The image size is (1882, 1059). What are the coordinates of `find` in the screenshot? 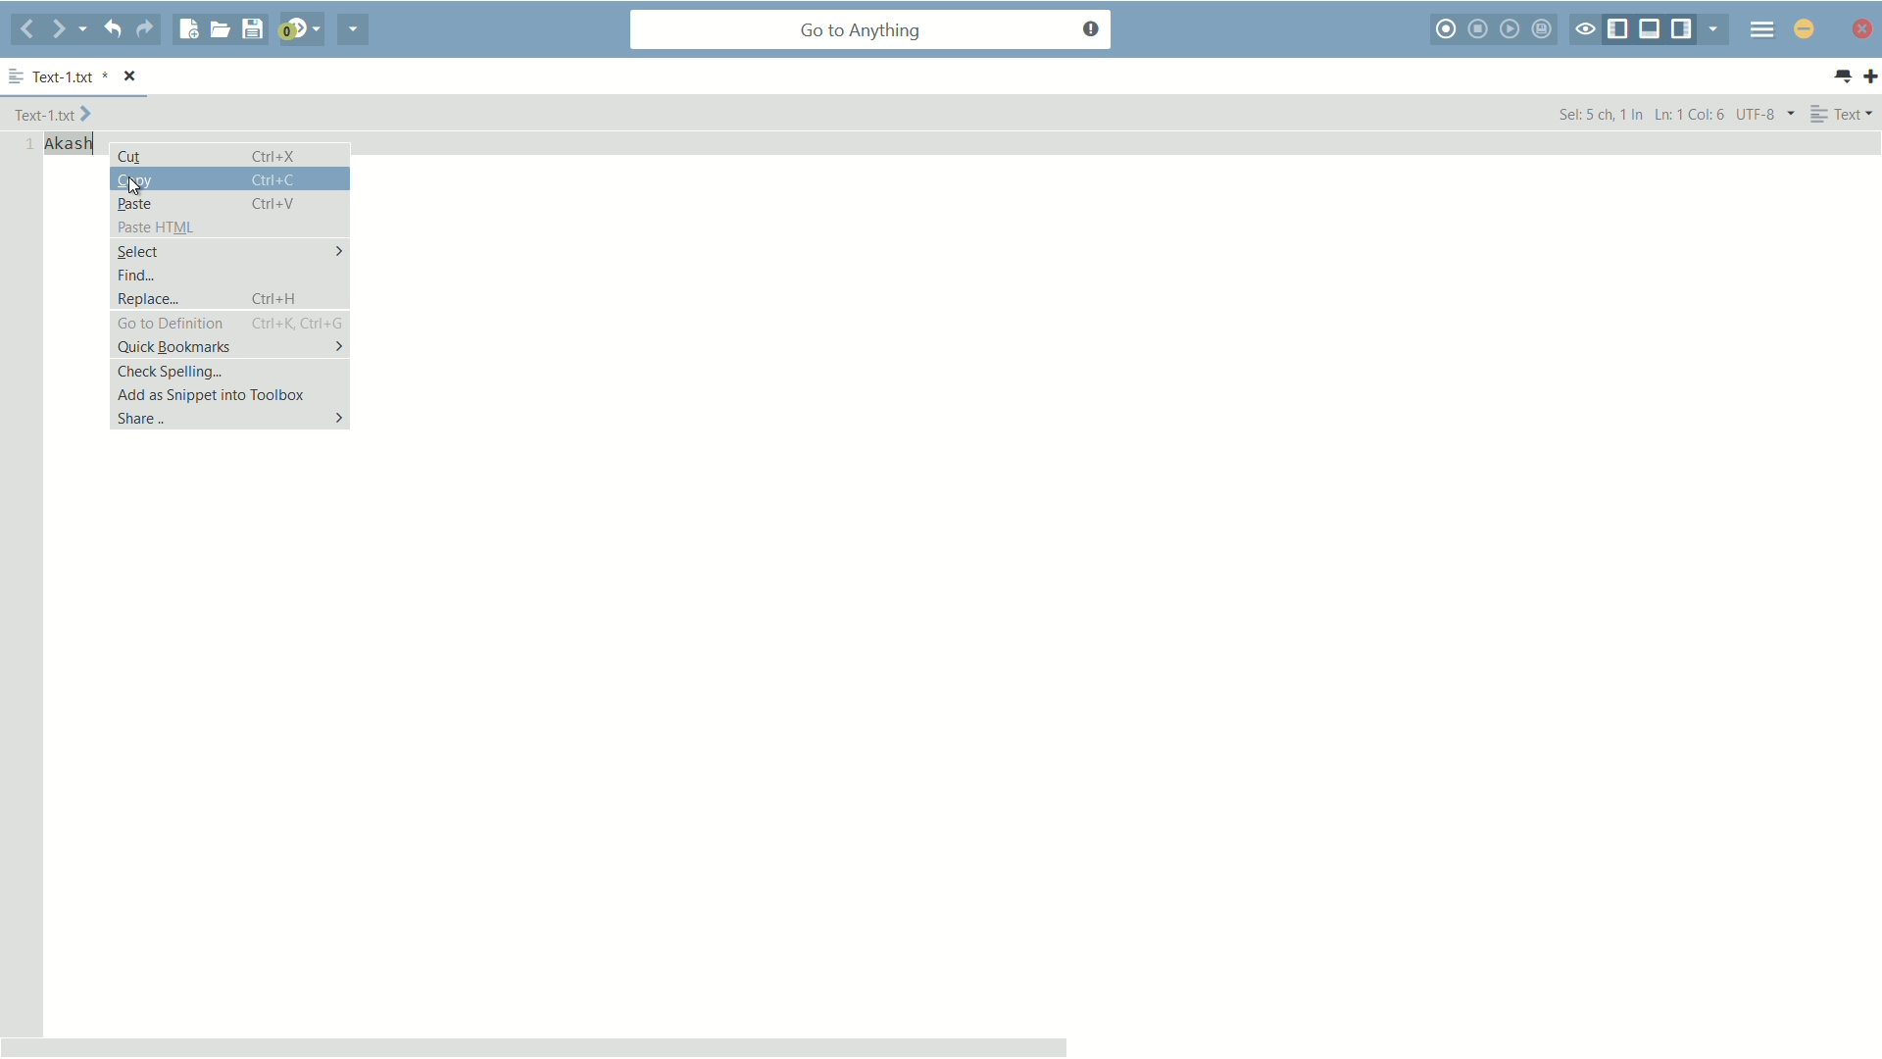 It's located at (229, 274).